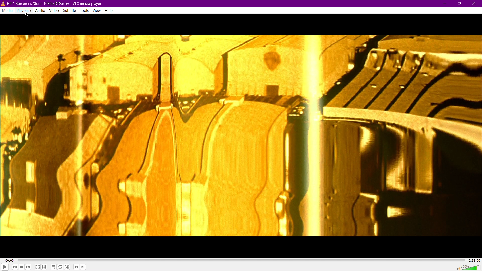 The width and height of the screenshot is (482, 271). Describe the element at coordinates (76, 267) in the screenshot. I see `Previous Chapter` at that location.